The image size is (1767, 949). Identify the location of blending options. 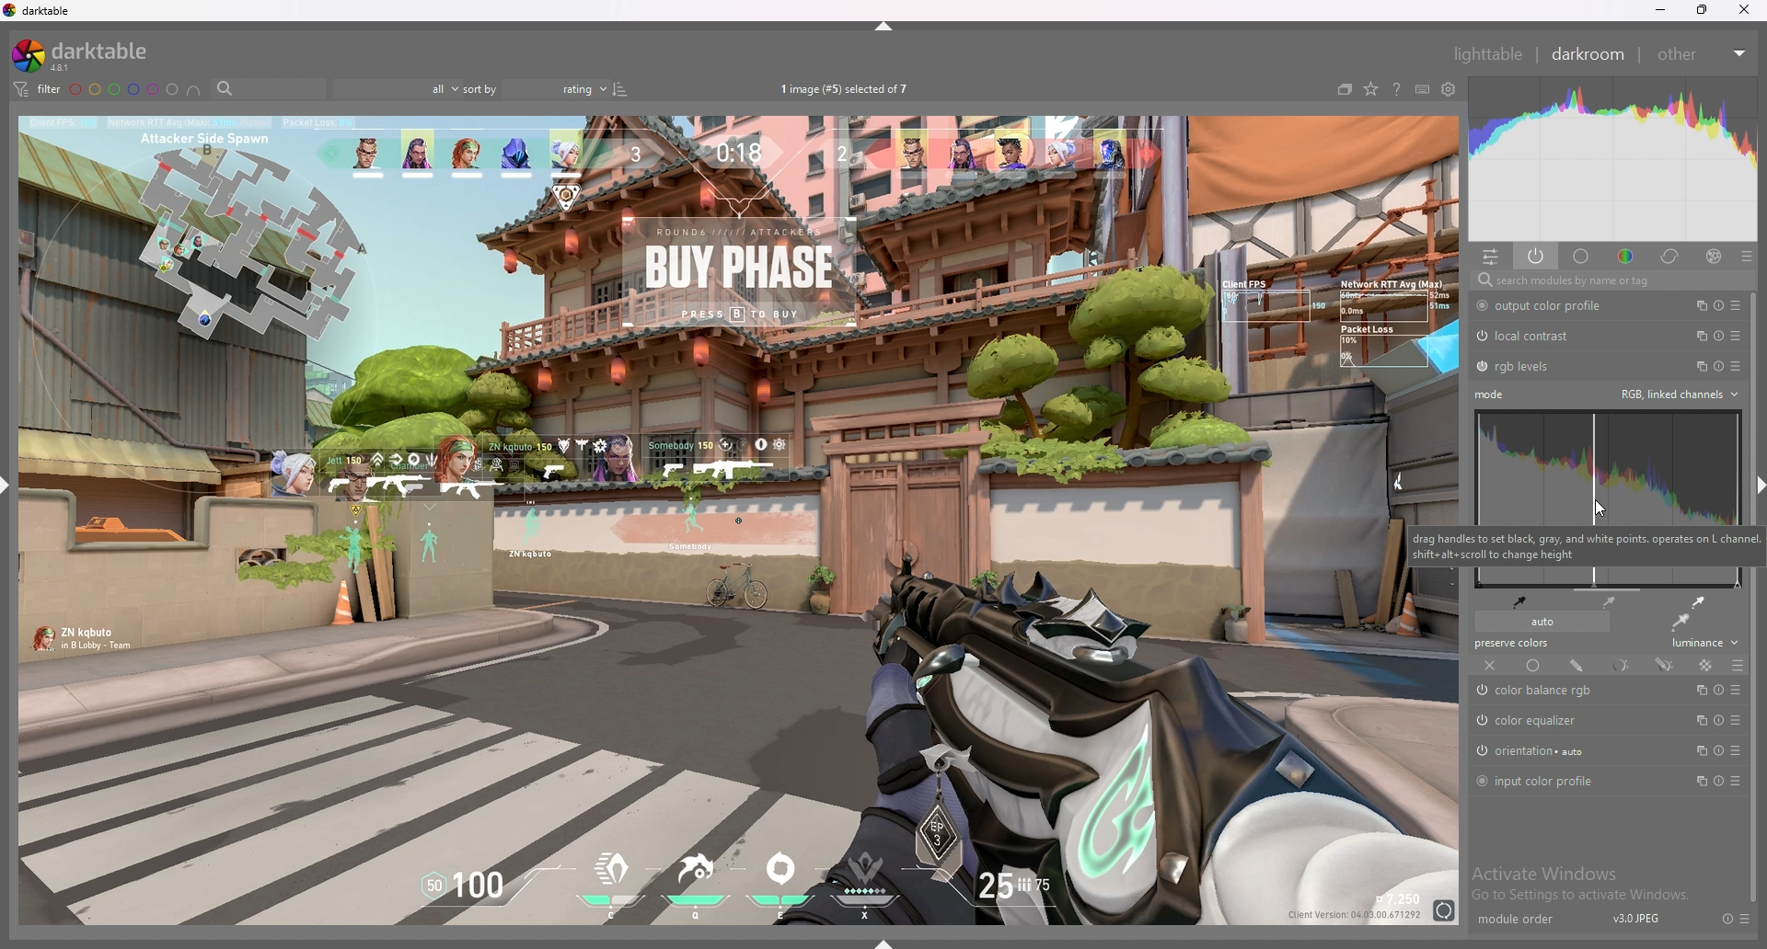
(1739, 665).